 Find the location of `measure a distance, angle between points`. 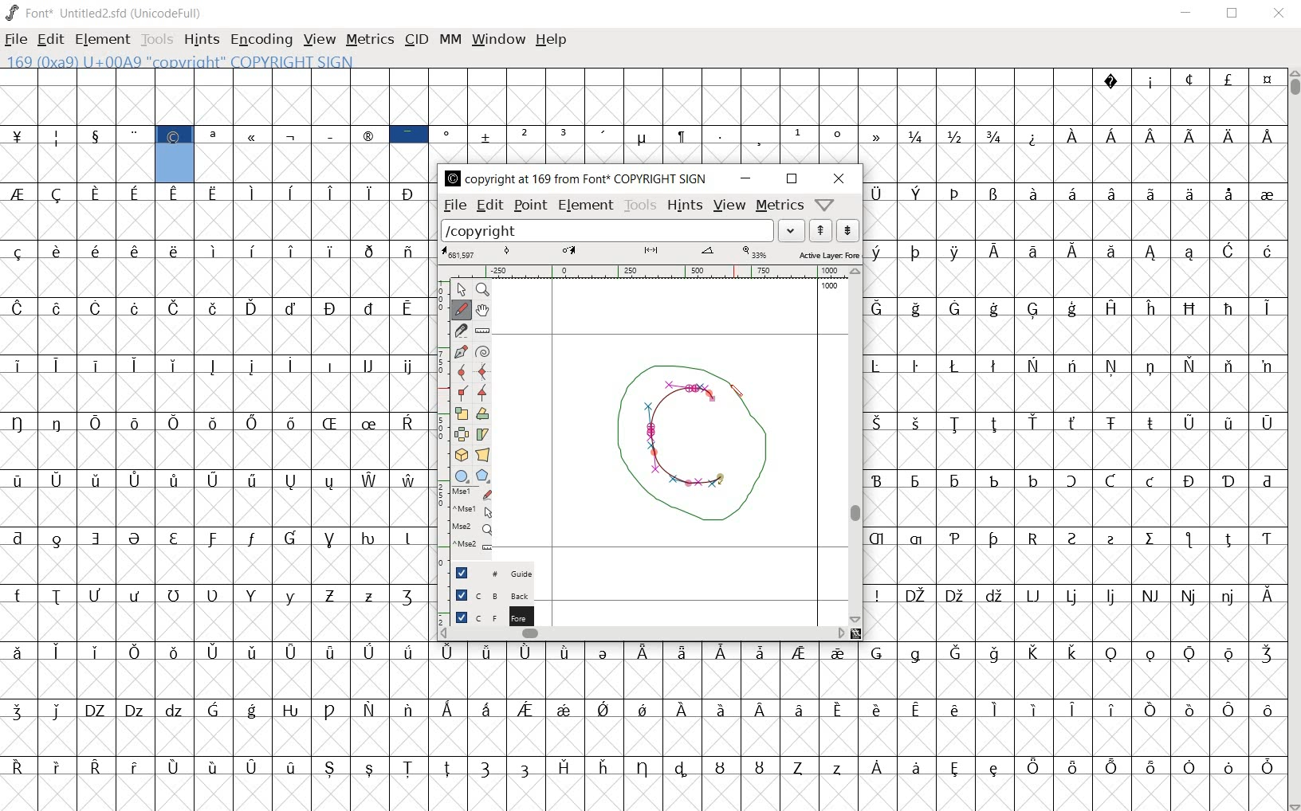

measure a distance, angle between points is located at coordinates (482, 331).